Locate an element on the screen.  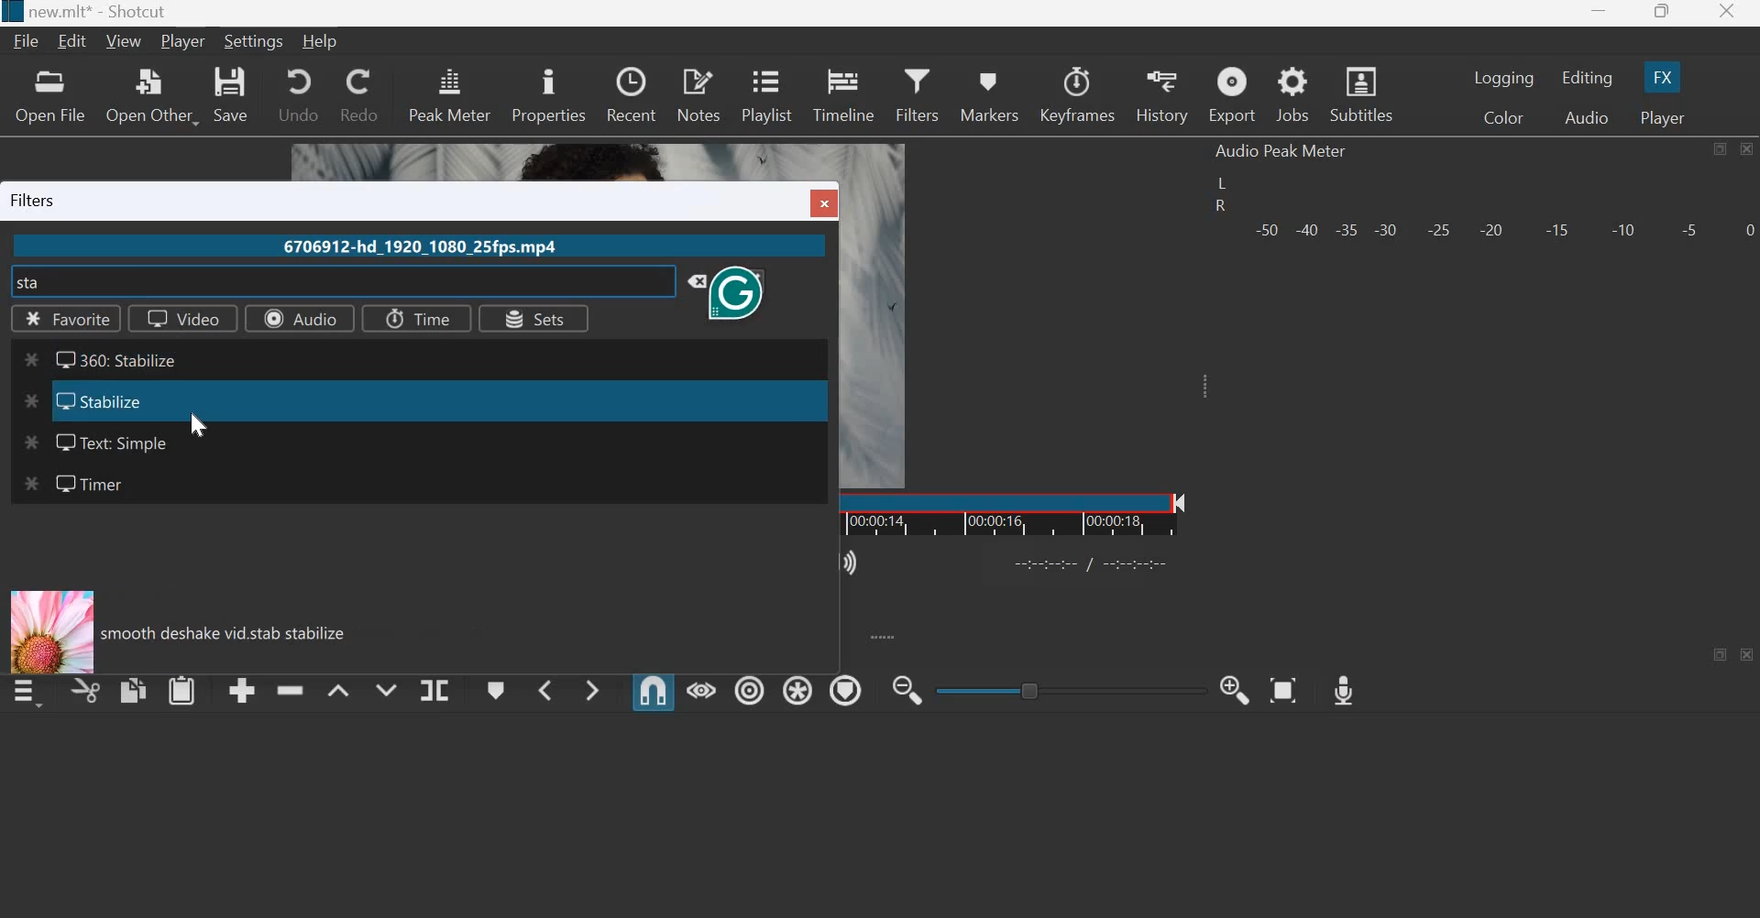
Color is located at coordinates (1502, 117).